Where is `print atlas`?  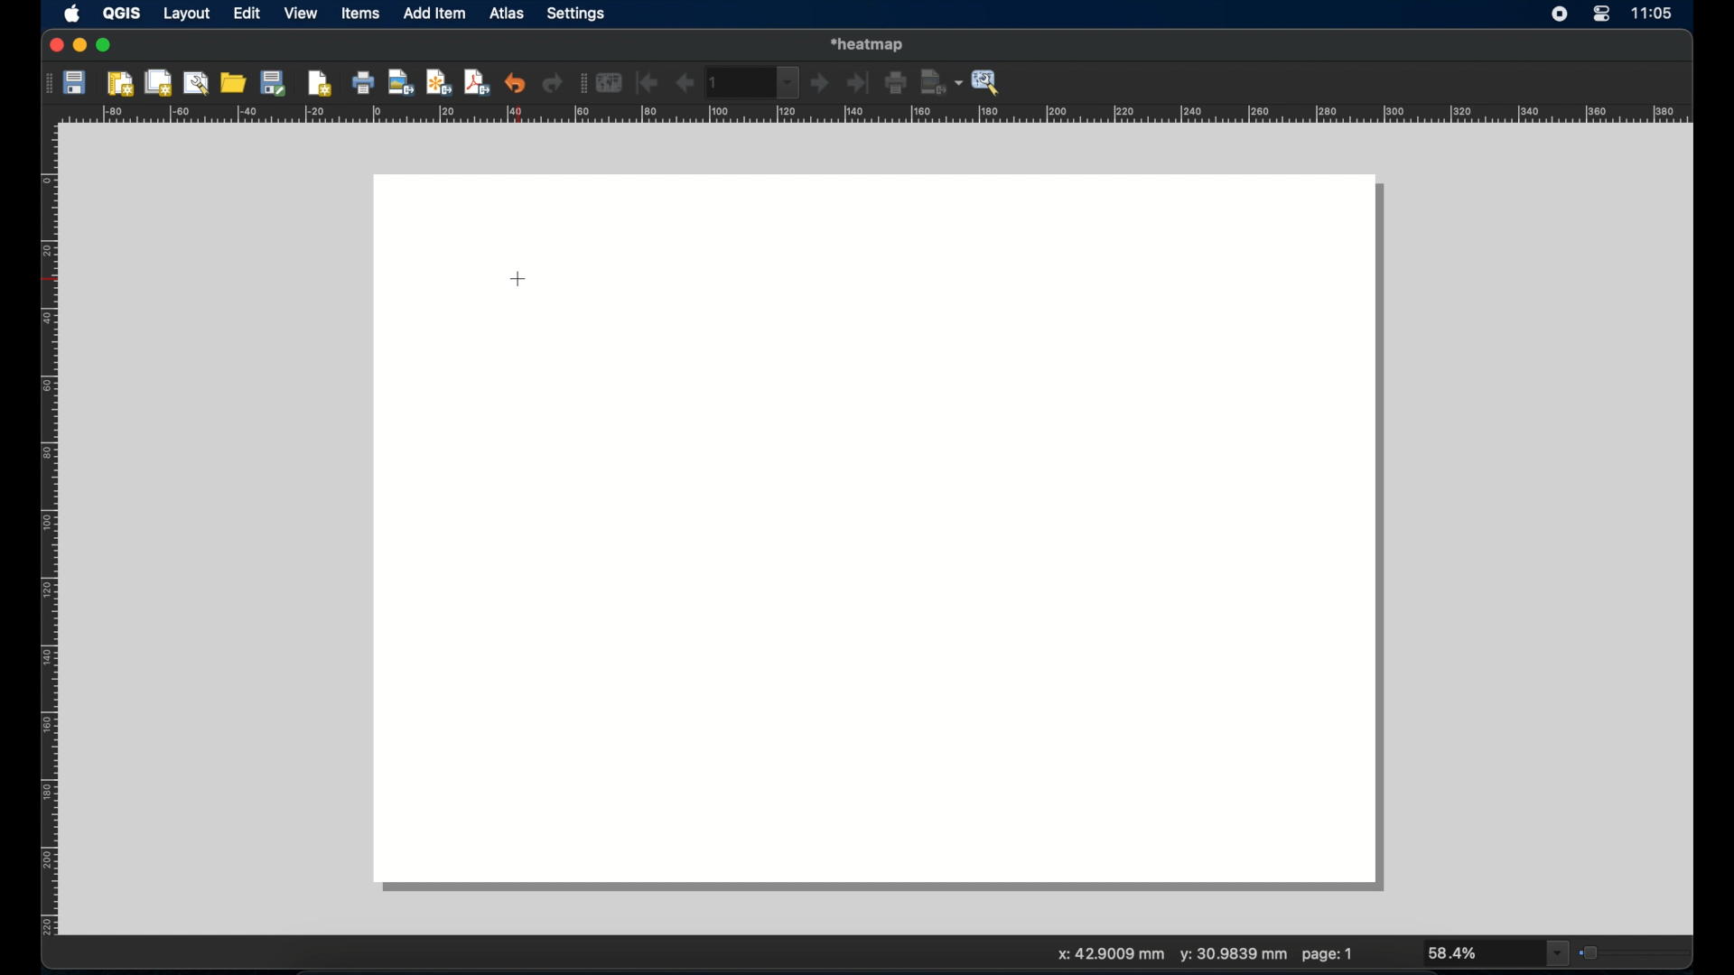
print atlas is located at coordinates (897, 85).